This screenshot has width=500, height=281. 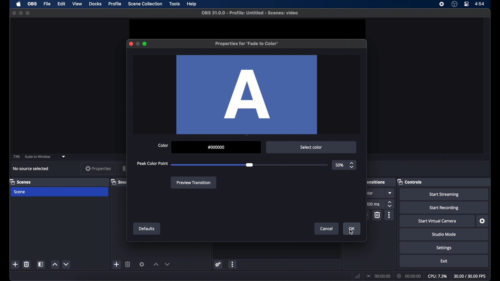 What do you see at coordinates (62, 4) in the screenshot?
I see `edit` at bounding box center [62, 4].